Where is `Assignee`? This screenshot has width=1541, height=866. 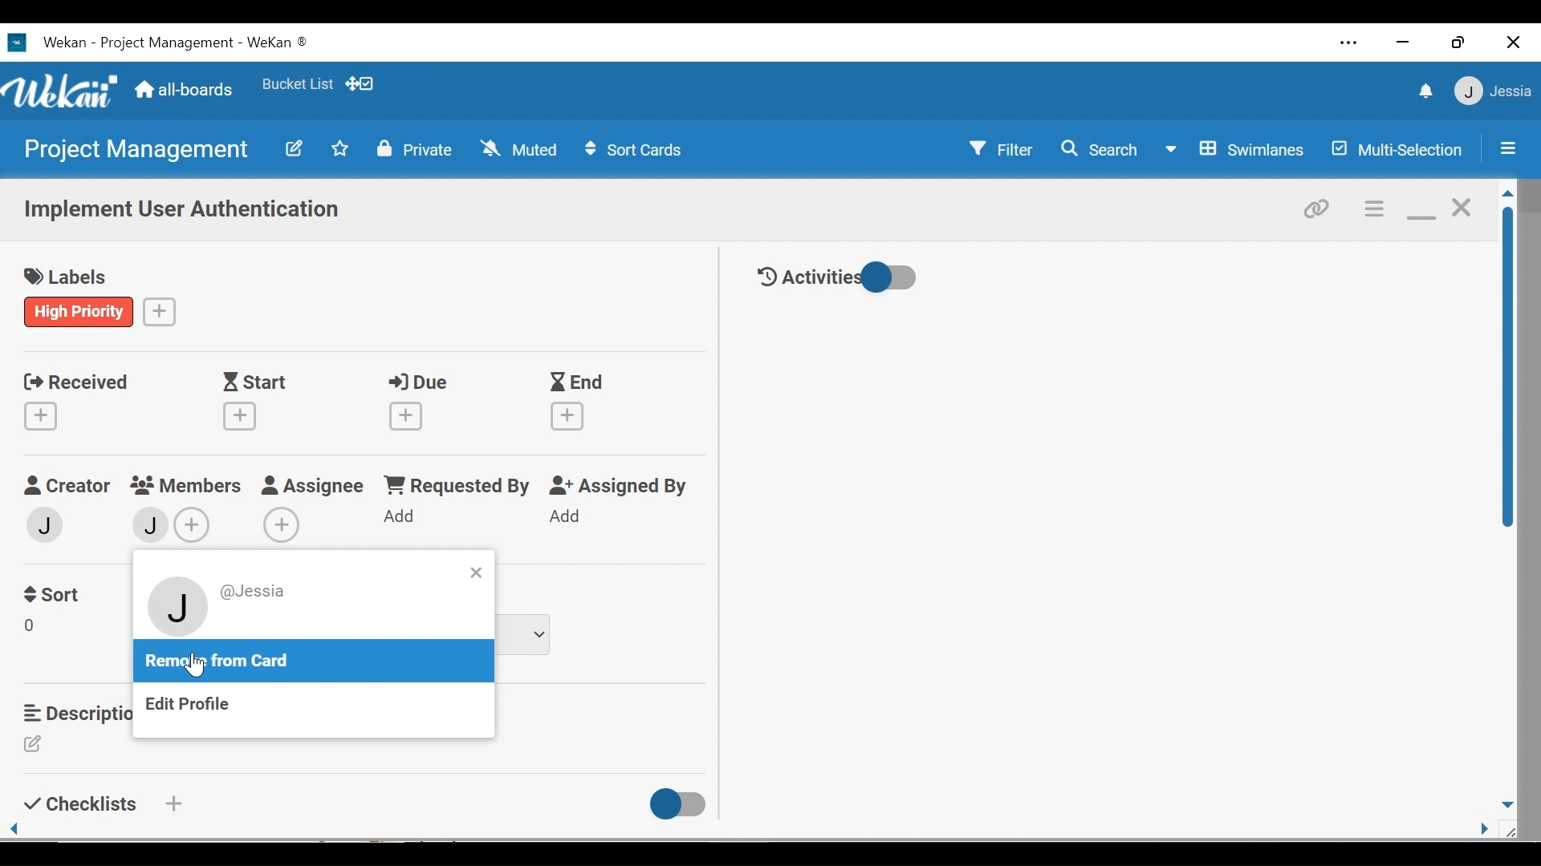 Assignee is located at coordinates (313, 484).